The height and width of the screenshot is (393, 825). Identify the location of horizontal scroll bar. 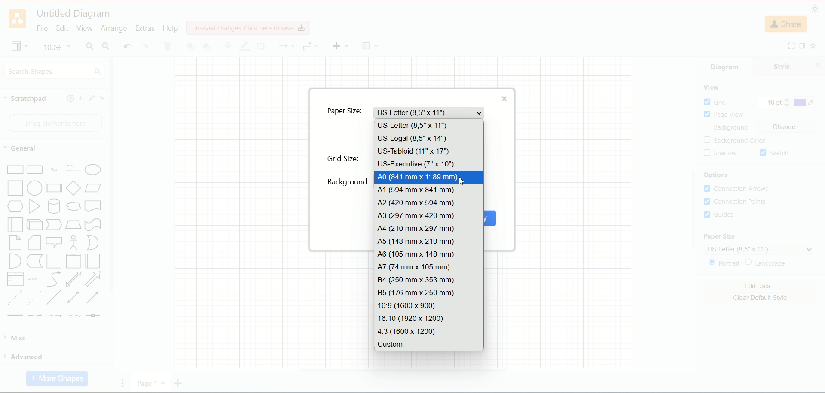
(401, 372).